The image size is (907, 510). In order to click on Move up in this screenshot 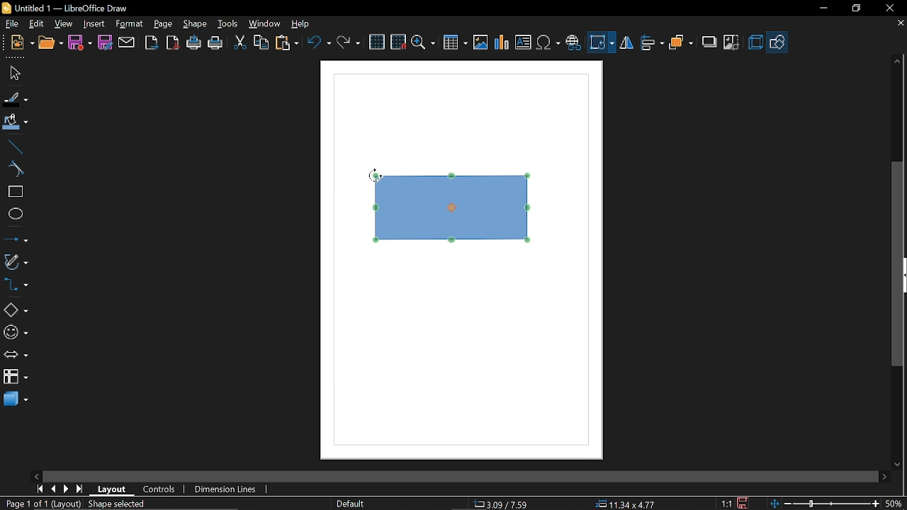, I will do `click(898, 61)`.